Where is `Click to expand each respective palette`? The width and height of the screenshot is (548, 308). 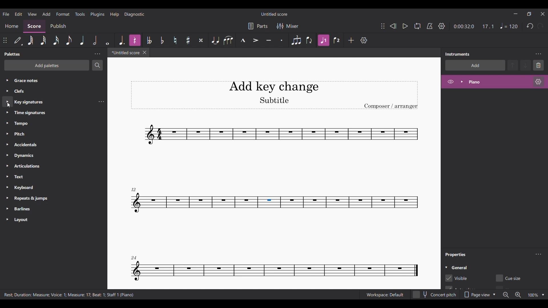 Click to expand each respective palette is located at coordinates (7, 149).